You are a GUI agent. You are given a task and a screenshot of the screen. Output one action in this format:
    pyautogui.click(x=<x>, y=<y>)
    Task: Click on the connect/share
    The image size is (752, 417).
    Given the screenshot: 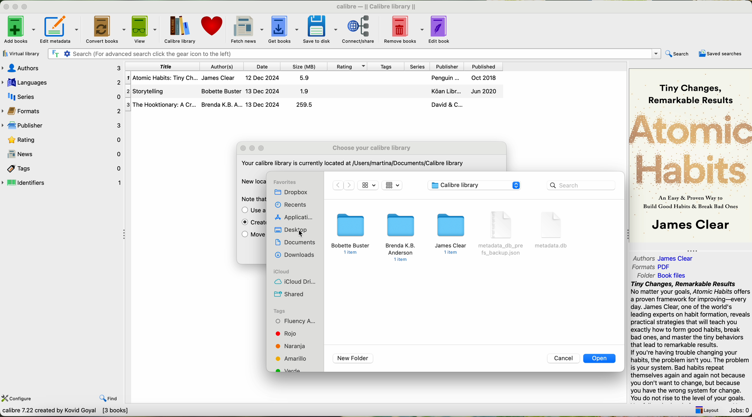 What is the action you would take?
    pyautogui.click(x=362, y=29)
    